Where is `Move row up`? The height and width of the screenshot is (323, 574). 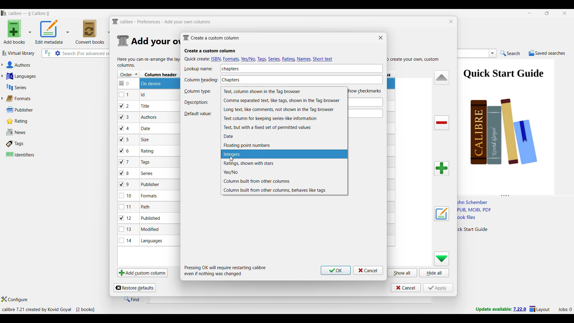
Move row up is located at coordinates (442, 77).